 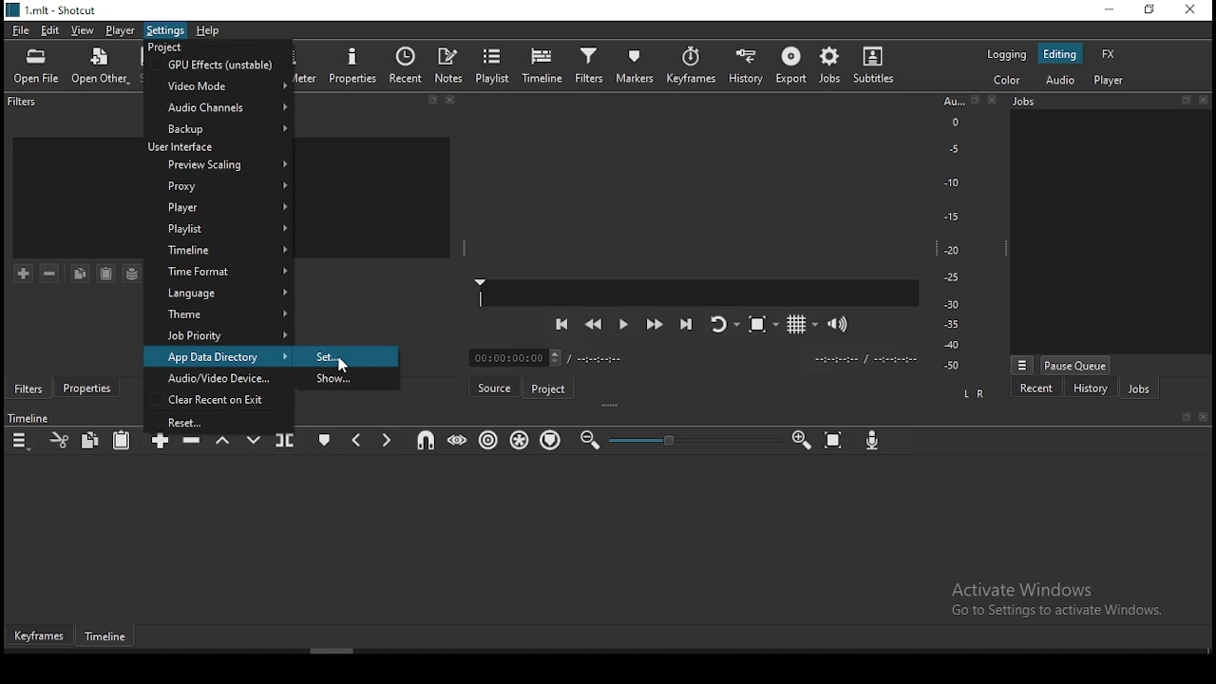 What do you see at coordinates (495, 65) in the screenshot?
I see `playlist` at bounding box center [495, 65].